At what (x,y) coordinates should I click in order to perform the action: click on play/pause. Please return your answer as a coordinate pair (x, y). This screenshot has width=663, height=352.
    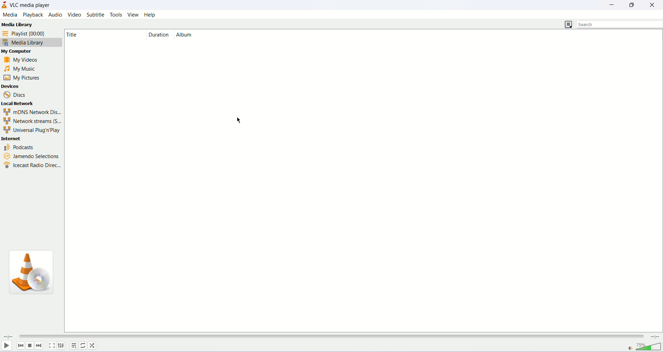
    Looking at the image, I should click on (7, 347).